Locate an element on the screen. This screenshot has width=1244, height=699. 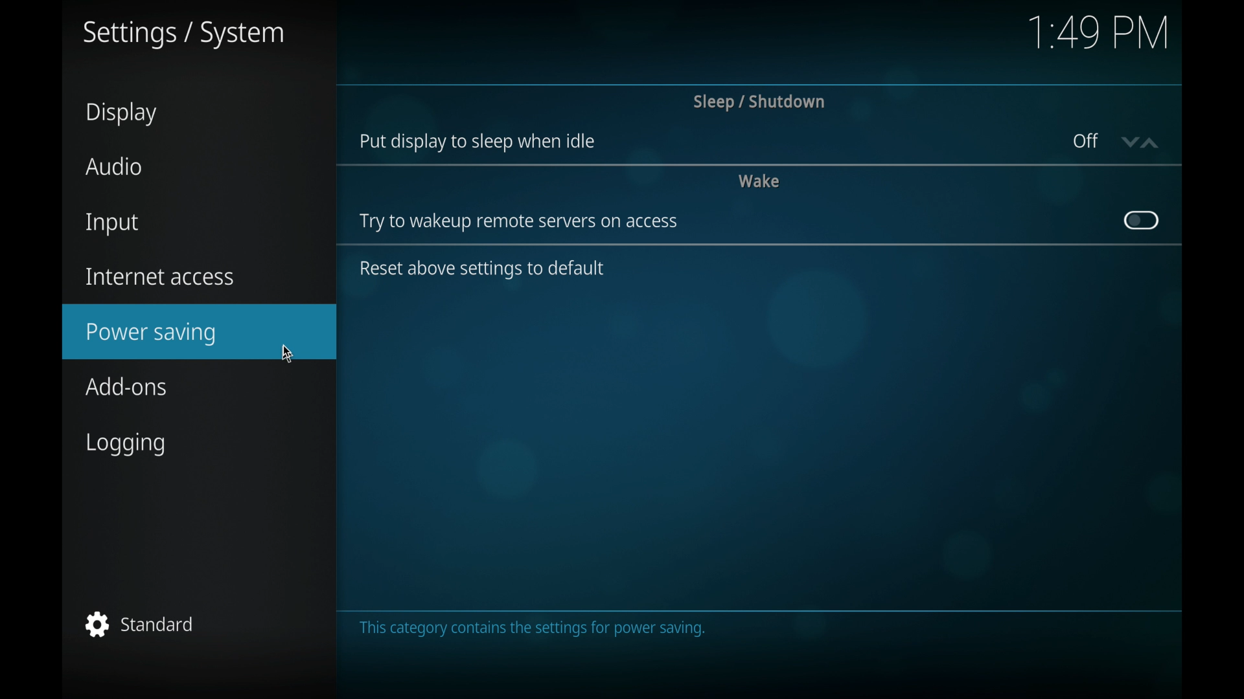
wake up remote servers on access is located at coordinates (518, 223).